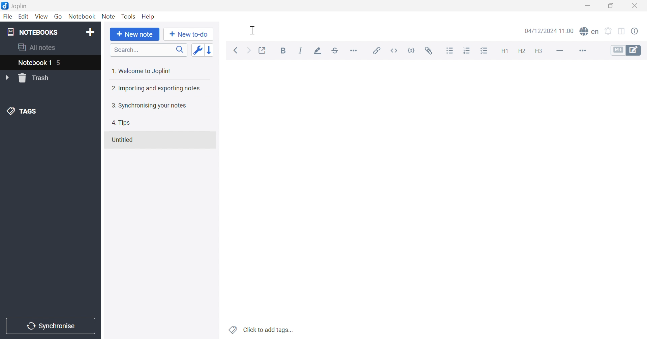 The width and height of the screenshot is (647, 339). Describe the element at coordinates (15, 5) in the screenshot. I see `Joplin` at that location.